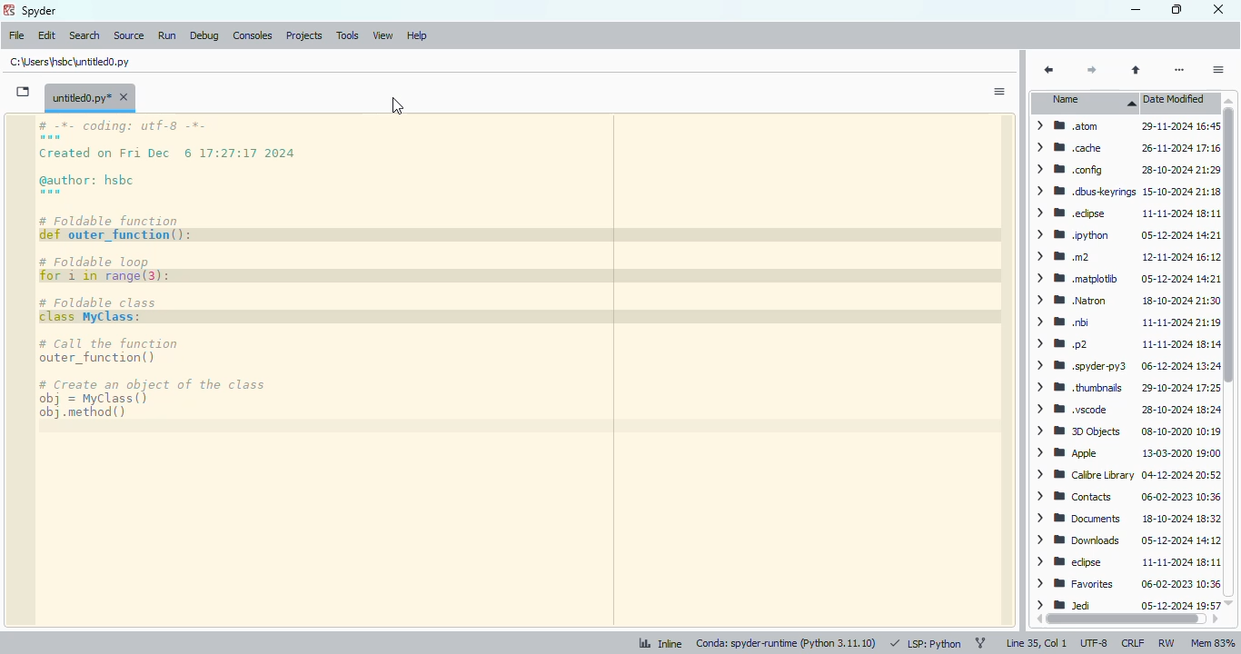  Describe the element at coordinates (1179, 364) in the screenshot. I see `modified date & time` at that location.